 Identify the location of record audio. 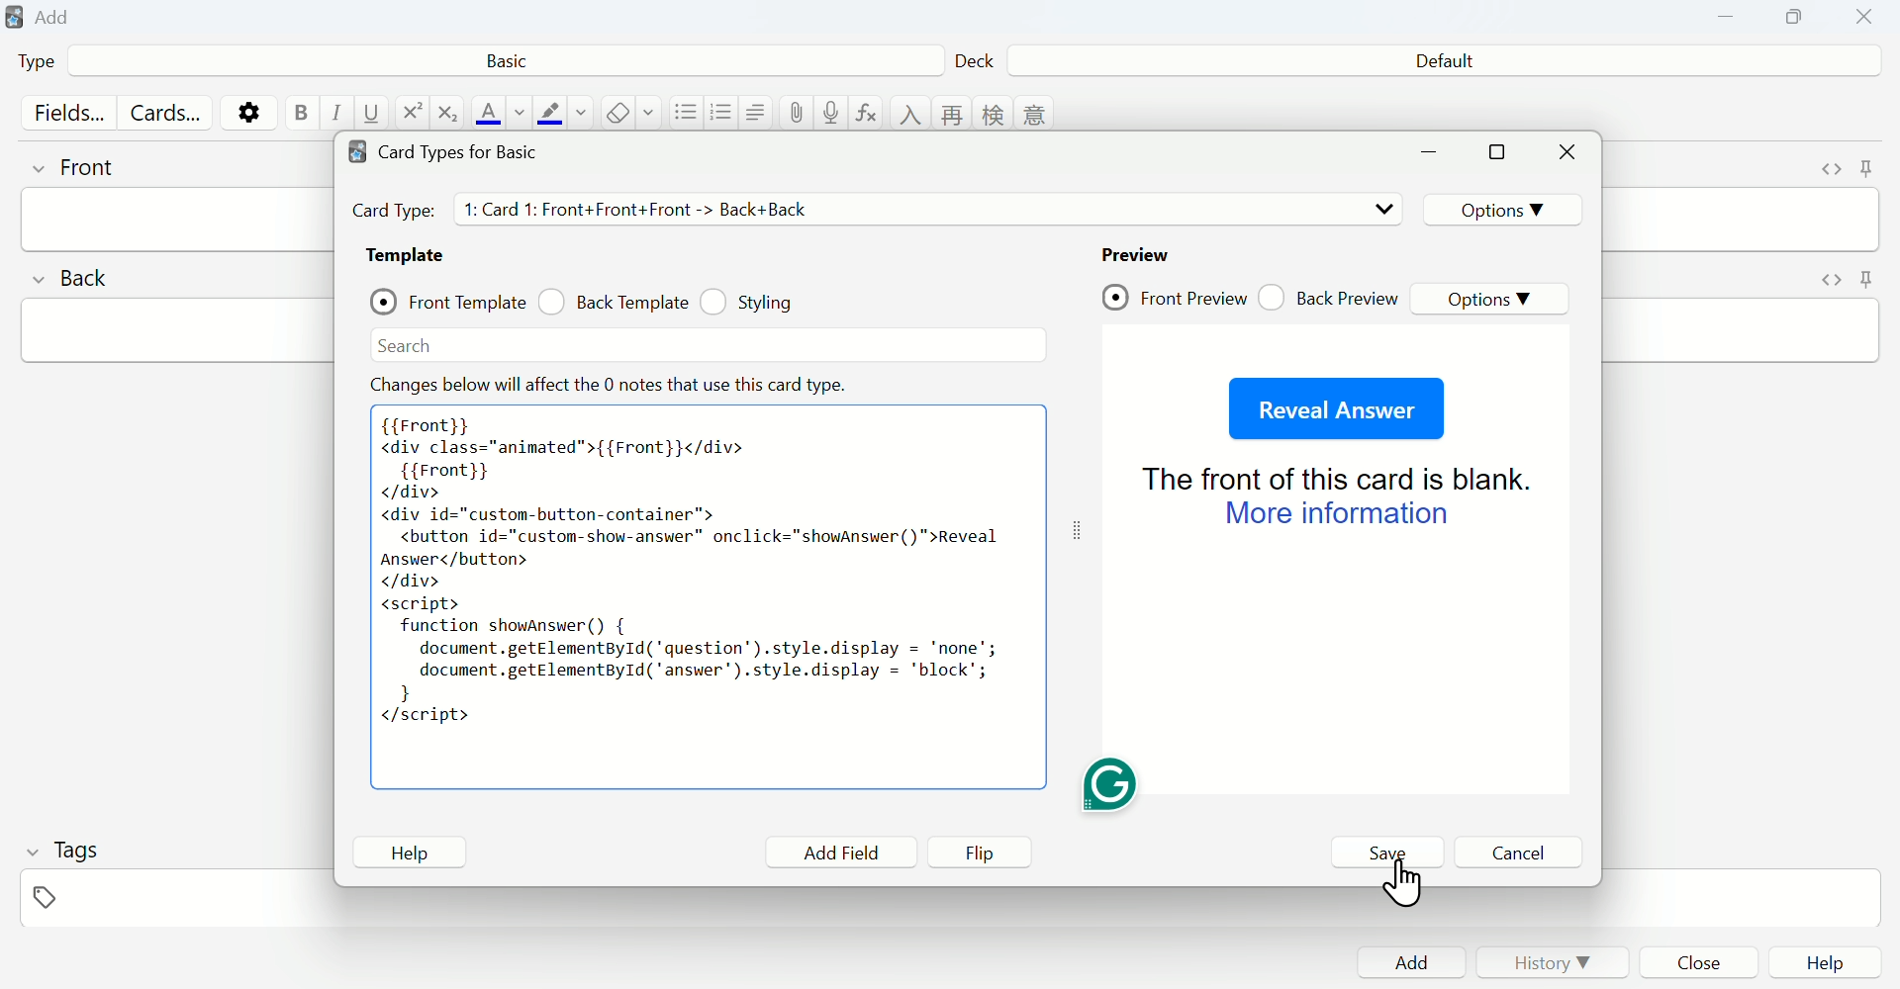
(831, 113).